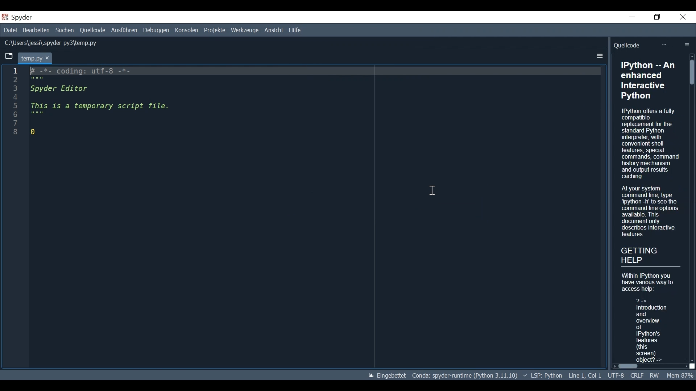 The image size is (696, 391). I want to click on temp.py, so click(35, 58).